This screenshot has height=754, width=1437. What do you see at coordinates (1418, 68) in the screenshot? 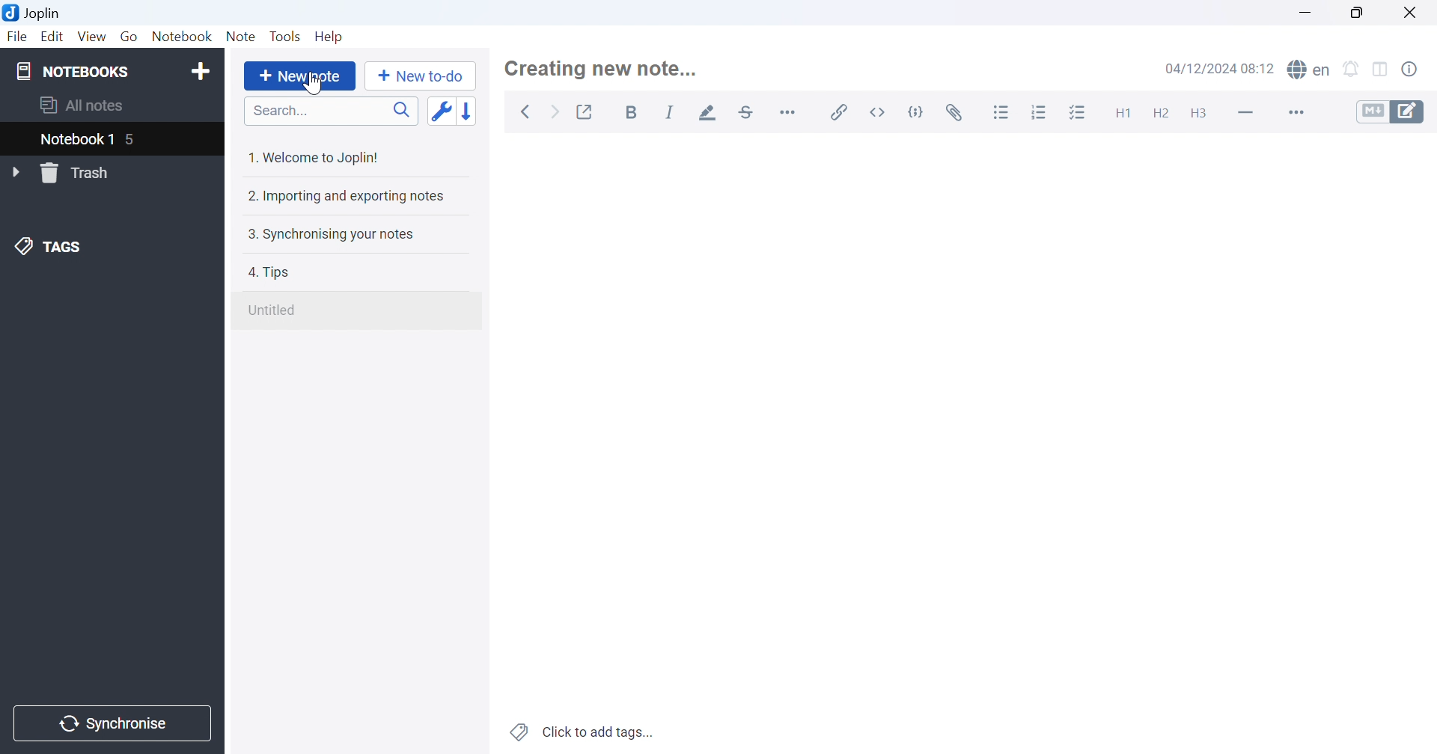
I see `Note properties` at bounding box center [1418, 68].